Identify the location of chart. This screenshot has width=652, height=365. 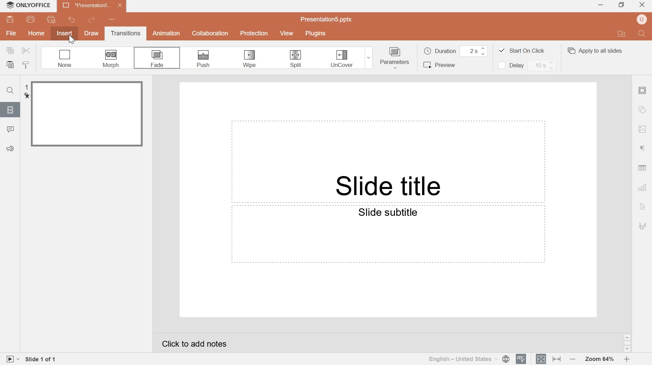
(643, 188).